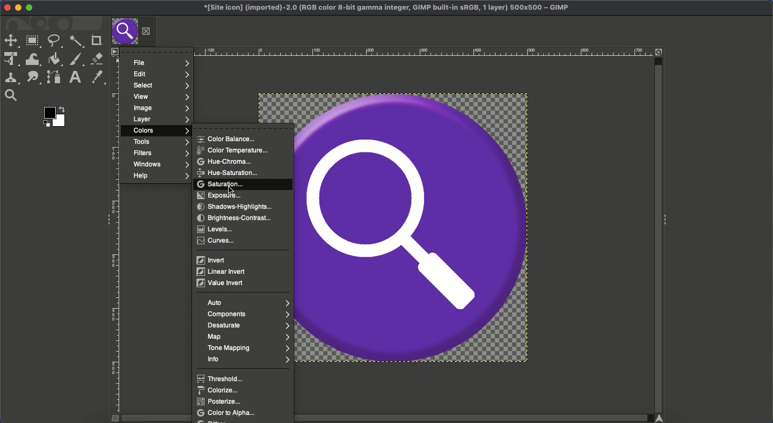  Describe the element at coordinates (160, 86) in the screenshot. I see `Select` at that location.